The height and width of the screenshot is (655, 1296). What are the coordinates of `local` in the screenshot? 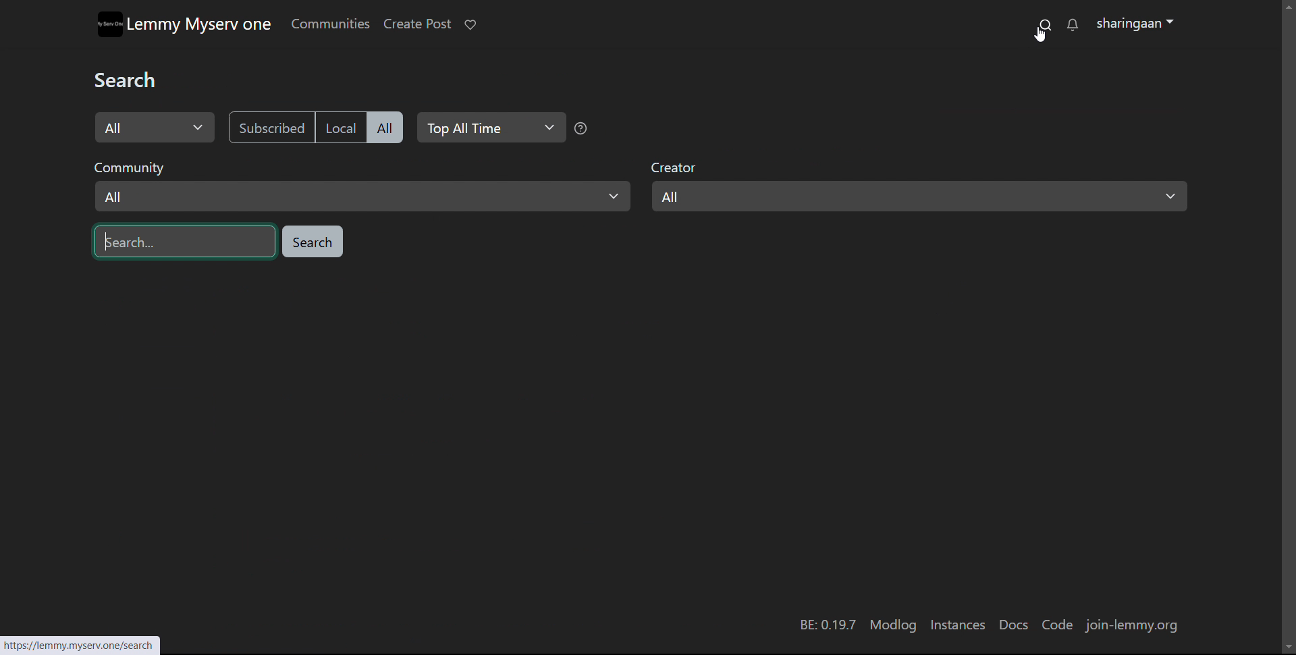 It's located at (339, 126).